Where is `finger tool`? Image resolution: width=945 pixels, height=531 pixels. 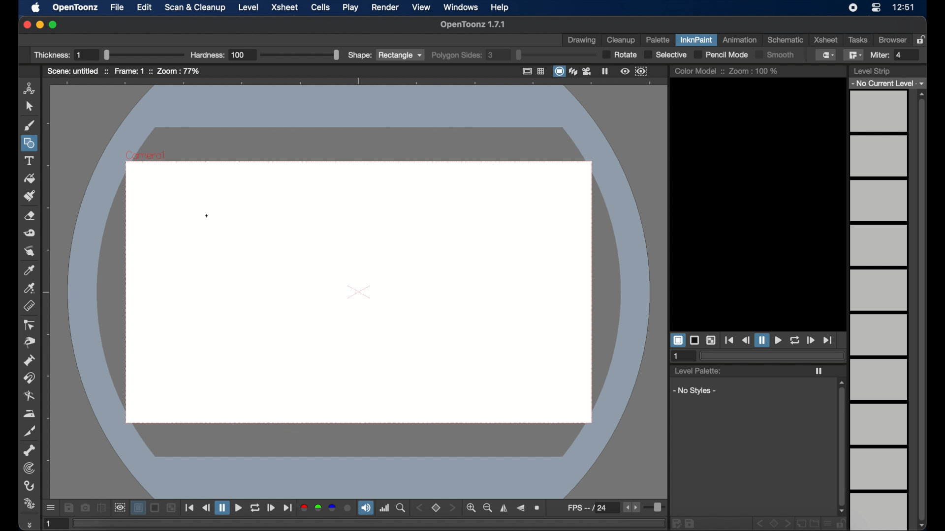
finger tool is located at coordinates (30, 251).